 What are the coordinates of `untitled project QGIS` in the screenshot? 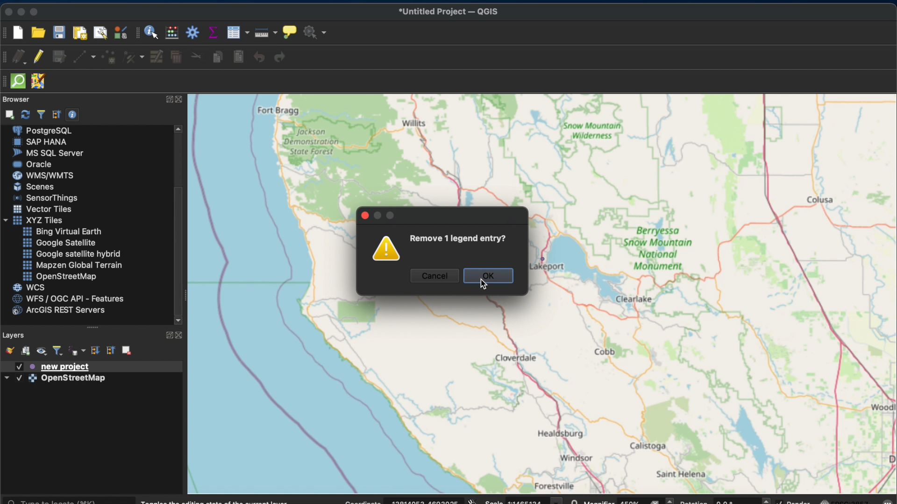 It's located at (448, 12).